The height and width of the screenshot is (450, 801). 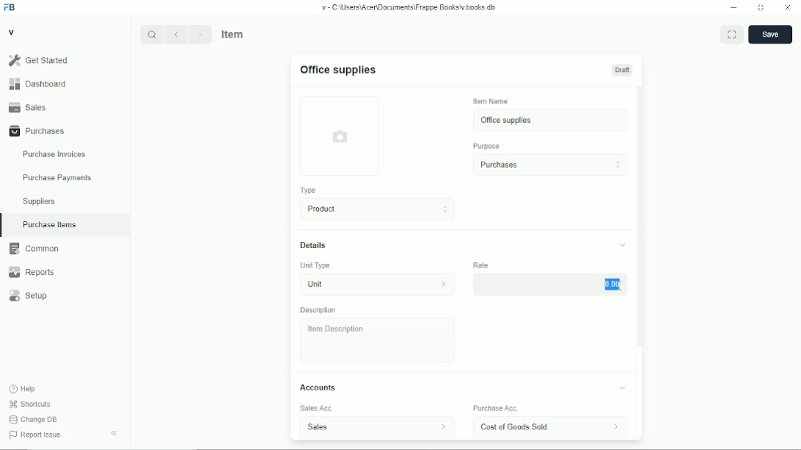 I want to click on unit, so click(x=359, y=284).